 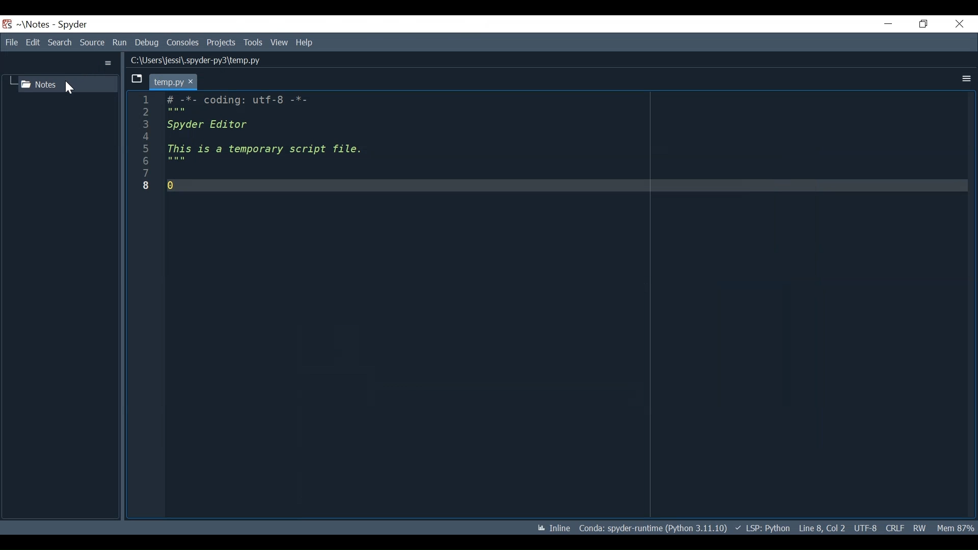 I want to click on View, so click(x=279, y=43).